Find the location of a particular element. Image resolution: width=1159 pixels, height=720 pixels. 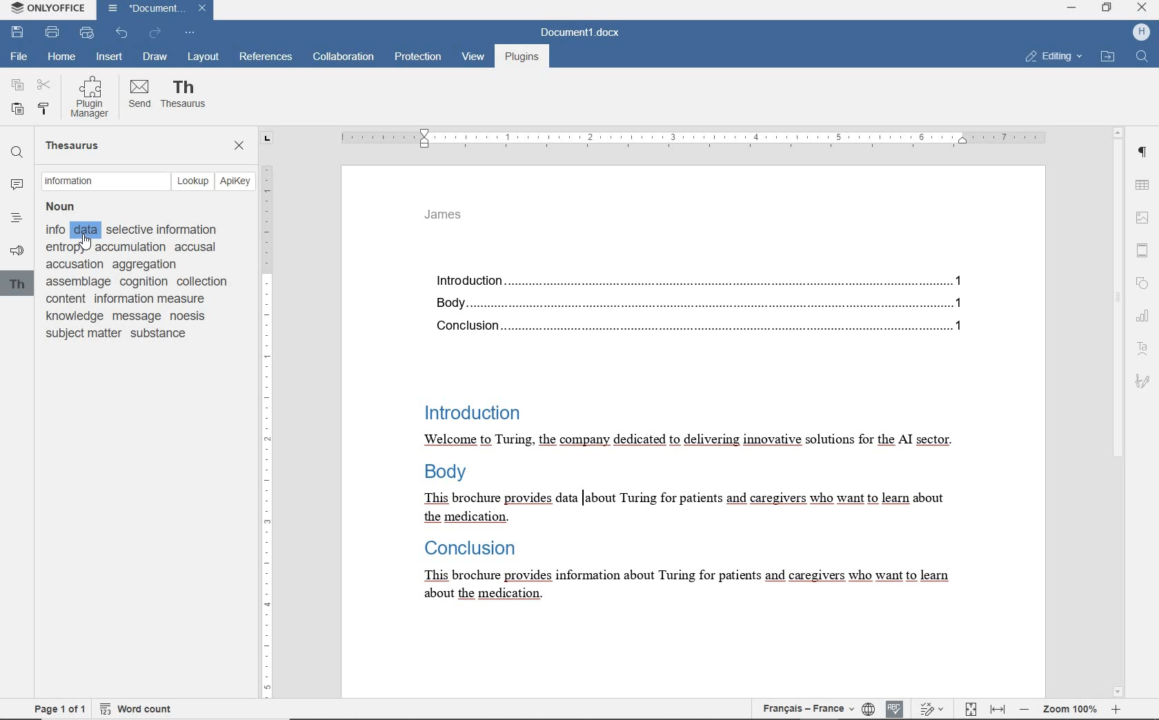

REFERENCES is located at coordinates (267, 58).